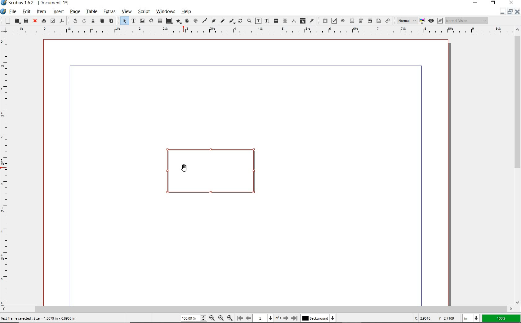 Image resolution: width=521 pixels, height=323 pixels. Describe the element at coordinates (471, 318) in the screenshot. I see `select unit: in` at that location.